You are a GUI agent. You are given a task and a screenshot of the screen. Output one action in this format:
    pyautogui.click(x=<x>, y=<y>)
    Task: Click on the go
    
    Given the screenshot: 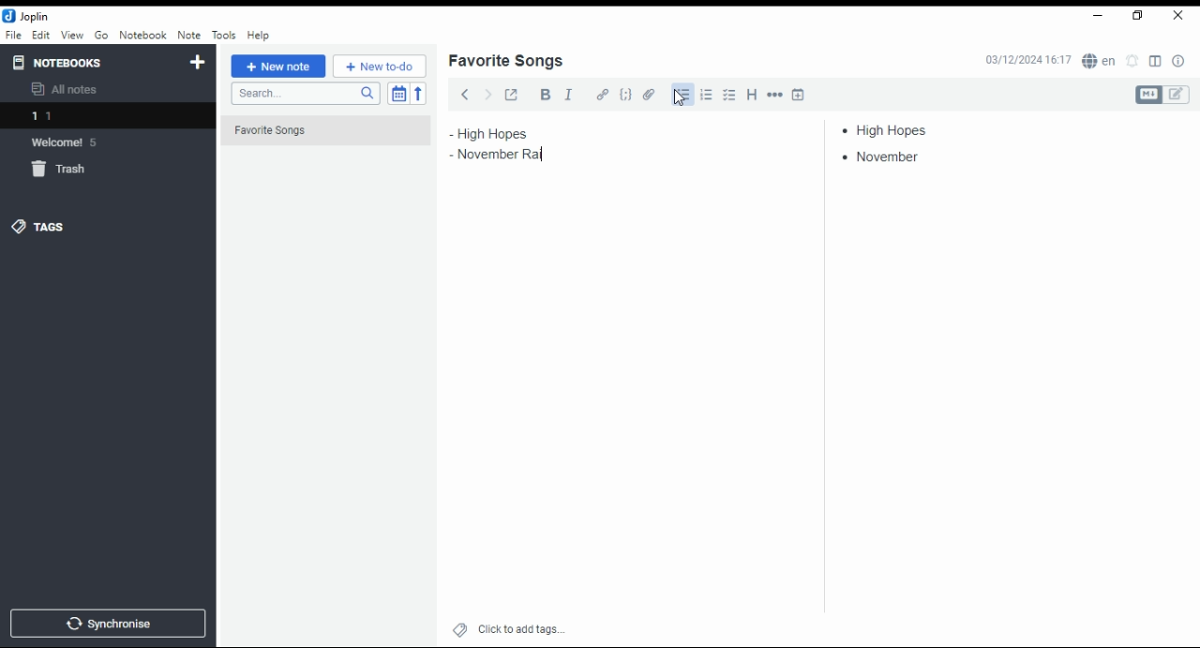 What is the action you would take?
    pyautogui.click(x=103, y=37)
    